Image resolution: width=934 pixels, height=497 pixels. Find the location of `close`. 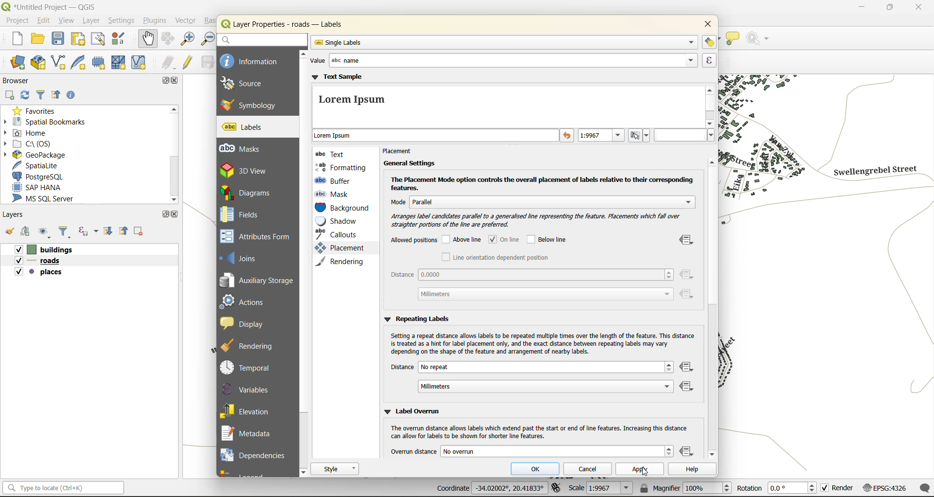

close is located at coordinates (705, 25).